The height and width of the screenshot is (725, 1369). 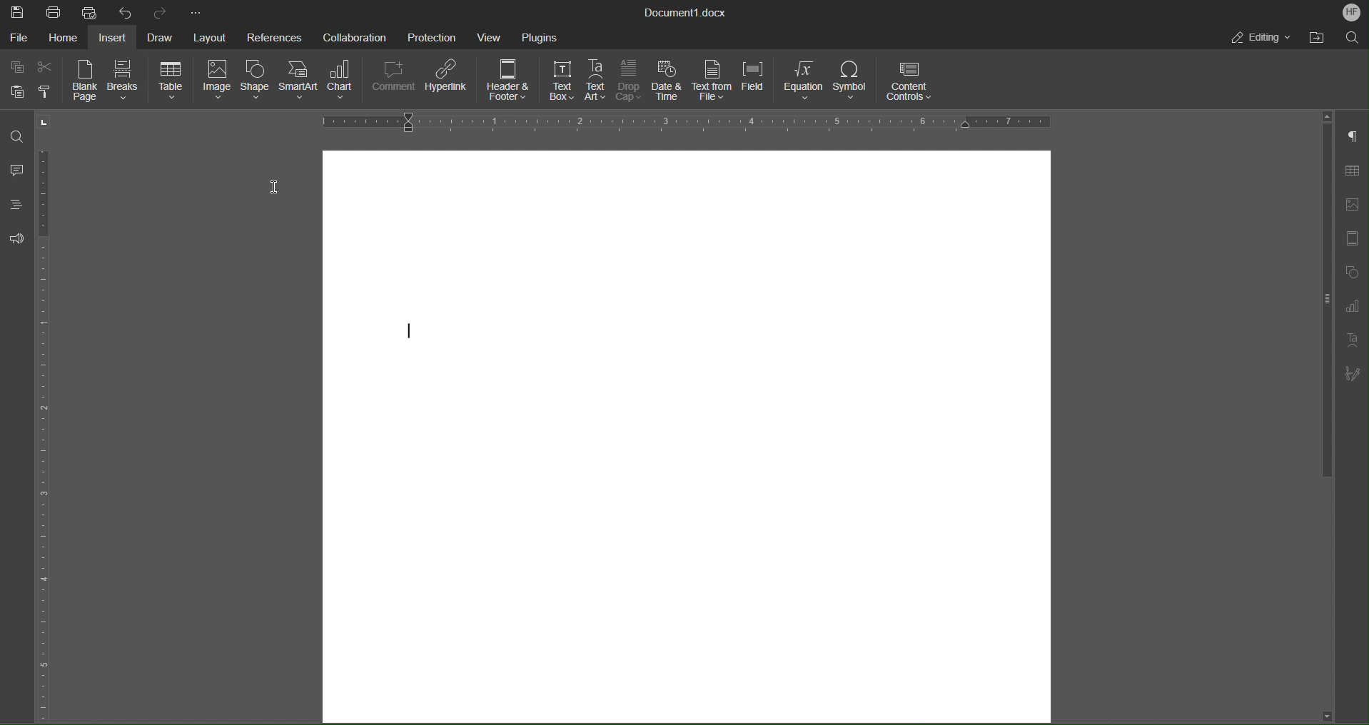 What do you see at coordinates (14, 205) in the screenshot?
I see `Headings` at bounding box center [14, 205].